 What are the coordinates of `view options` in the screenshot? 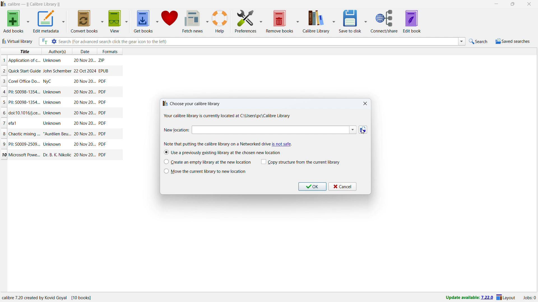 It's located at (127, 21).